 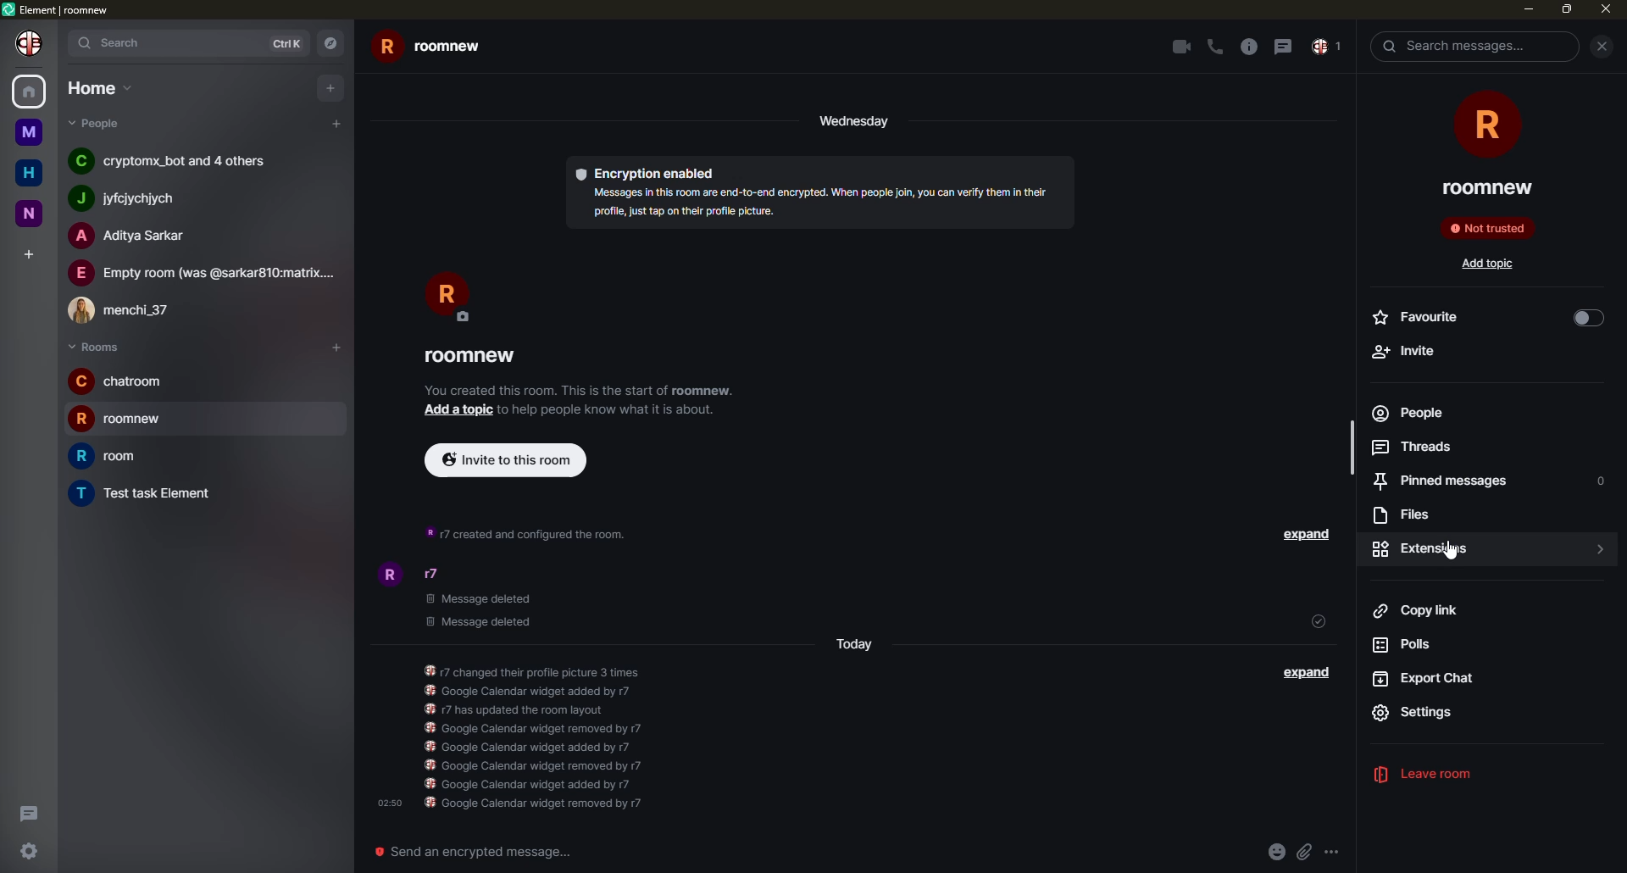 I want to click on inbox, so click(x=1329, y=47).